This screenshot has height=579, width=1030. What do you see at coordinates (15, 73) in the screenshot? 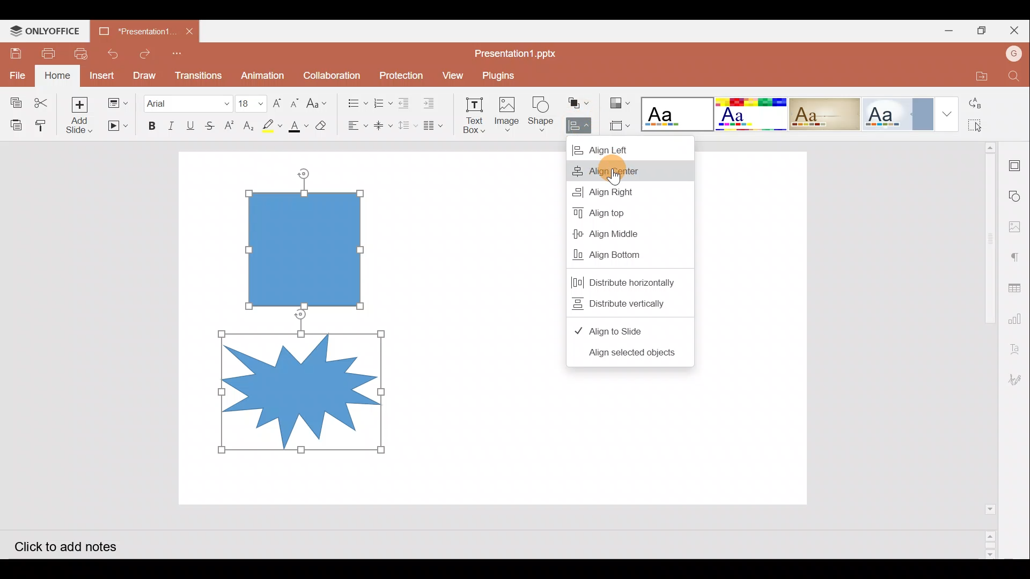
I see `File` at bounding box center [15, 73].